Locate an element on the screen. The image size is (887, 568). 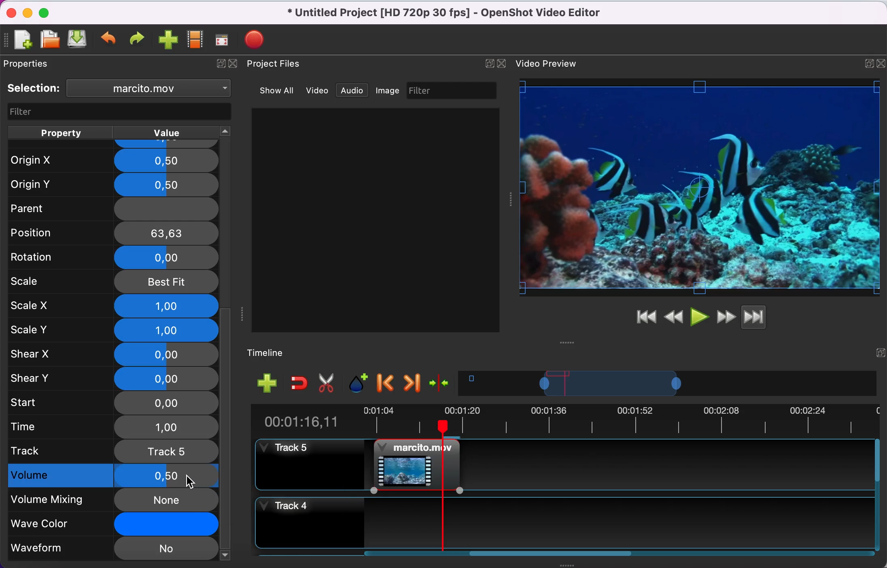
scale x 1 is located at coordinates (112, 305).